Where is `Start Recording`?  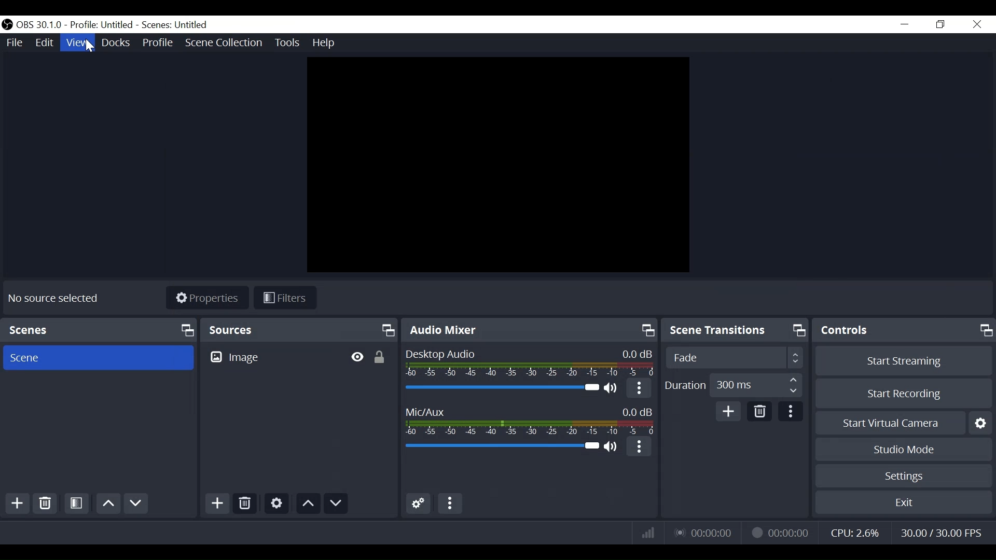
Start Recording is located at coordinates (902, 394).